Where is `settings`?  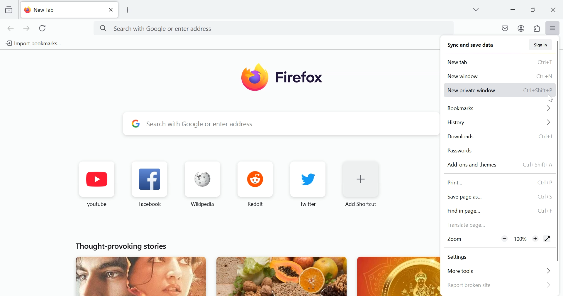
settings is located at coordinates (498, 258).